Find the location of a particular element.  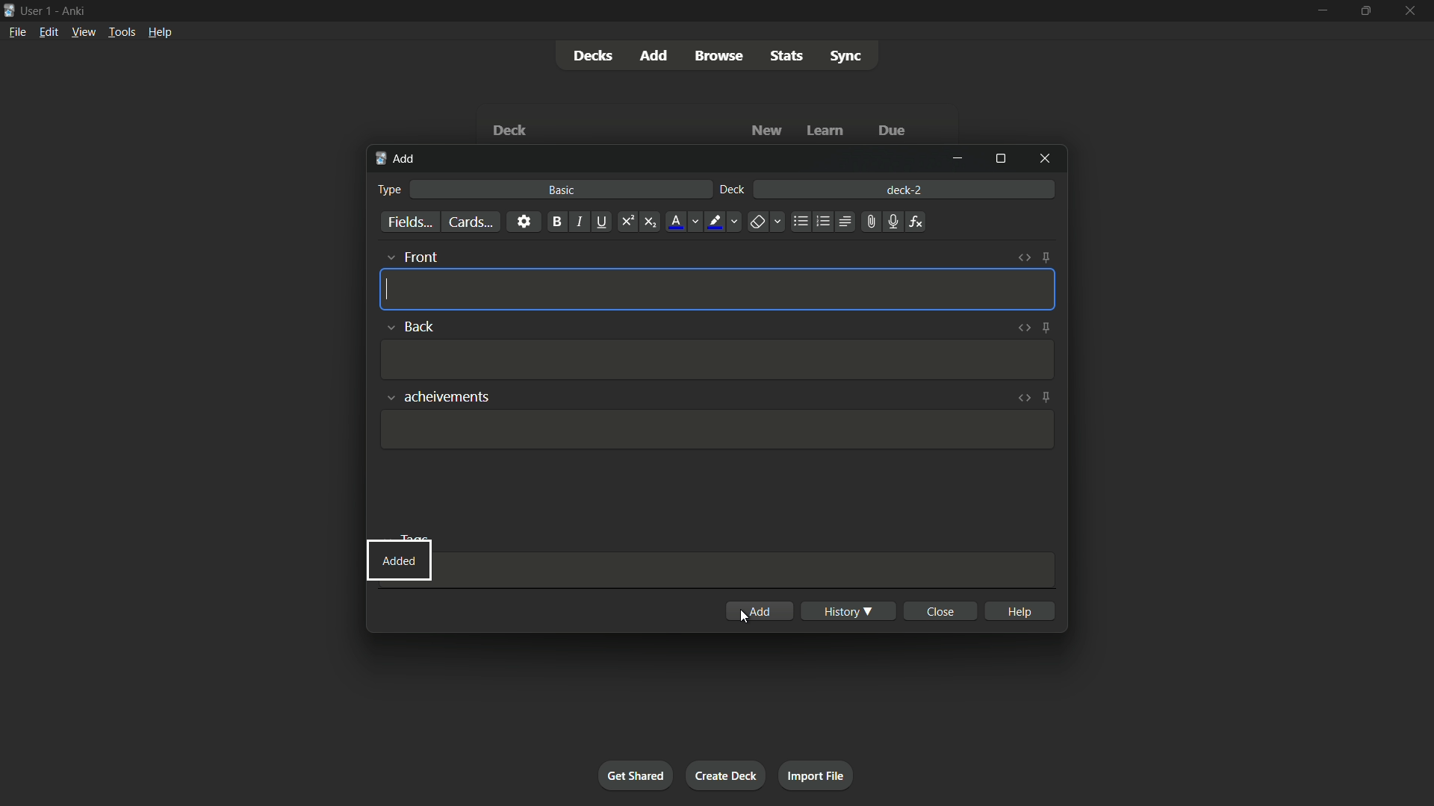

toggle sticky is located at coordinates (1044, 328).